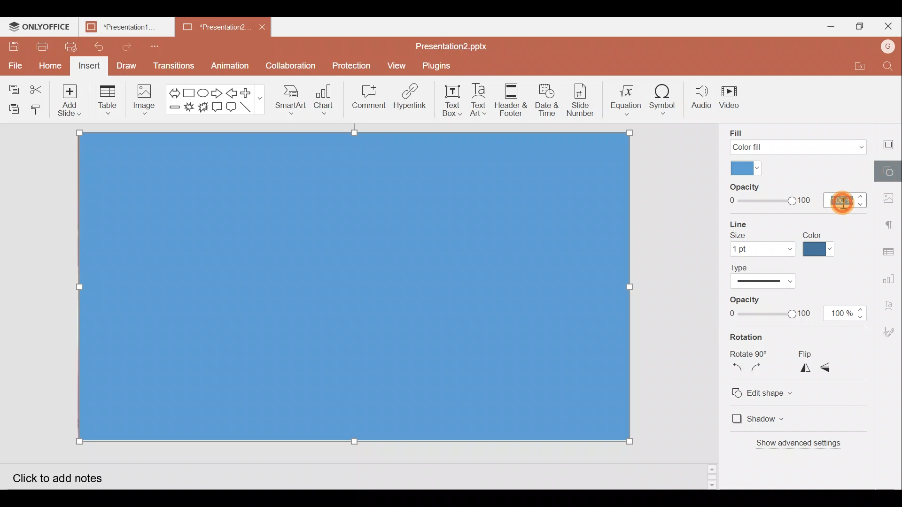  Describe the element at coordinates (51, 65) in the screenshot. I see `Home` at that location.